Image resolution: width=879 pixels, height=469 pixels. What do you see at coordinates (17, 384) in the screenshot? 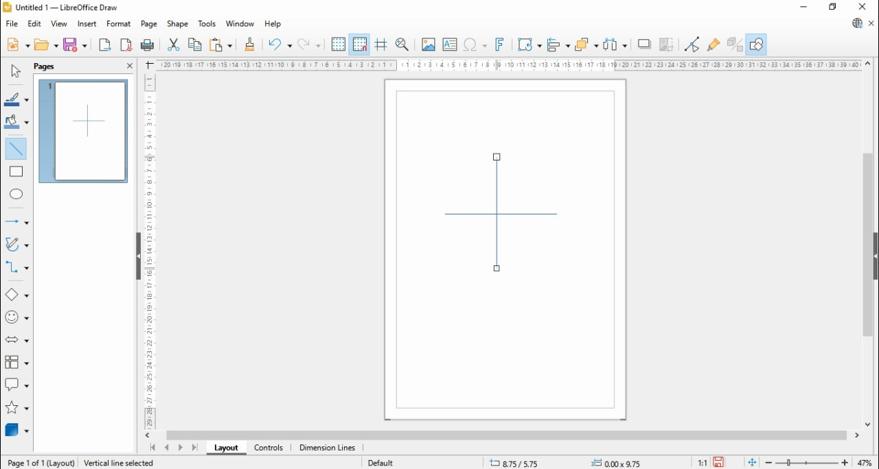
I see `callout shapes` at bounding box center [17, 384].